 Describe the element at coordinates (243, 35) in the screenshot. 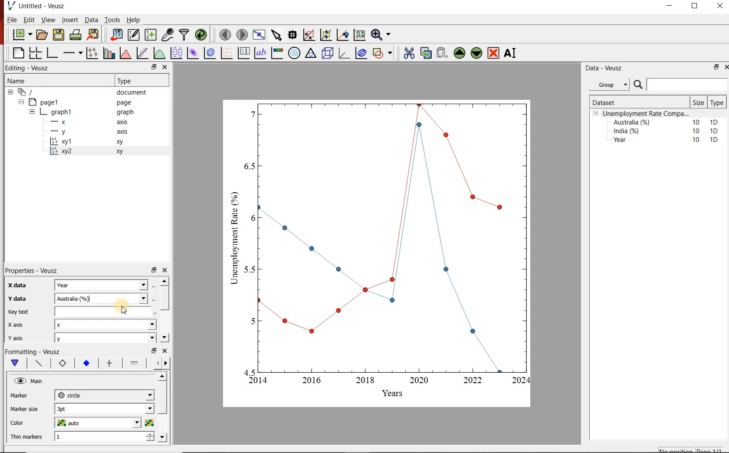

I see `move to next page` at that location.